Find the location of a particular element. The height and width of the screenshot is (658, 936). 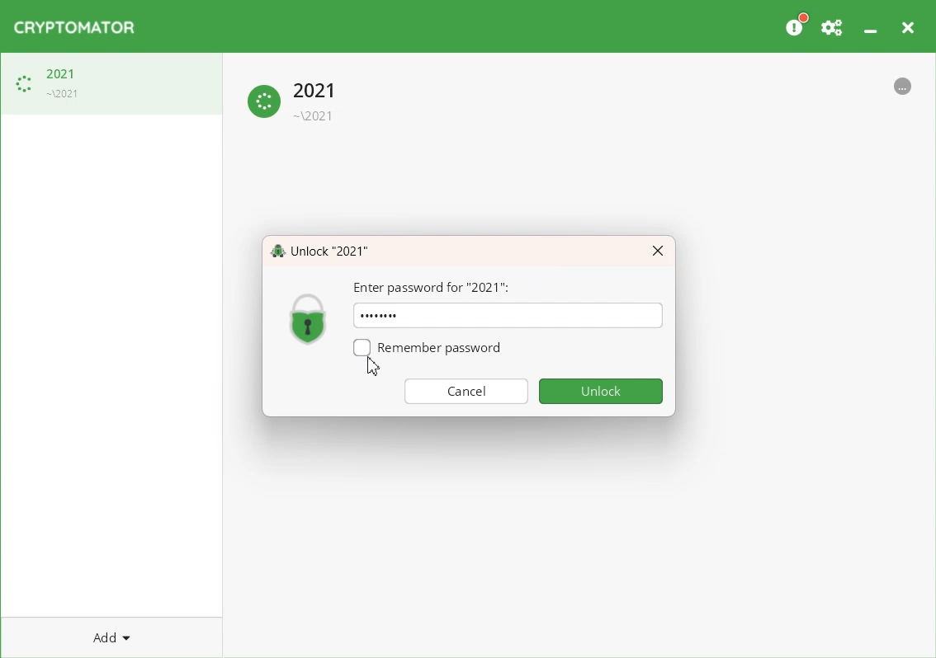

Close is located at coordinates (658, 251).